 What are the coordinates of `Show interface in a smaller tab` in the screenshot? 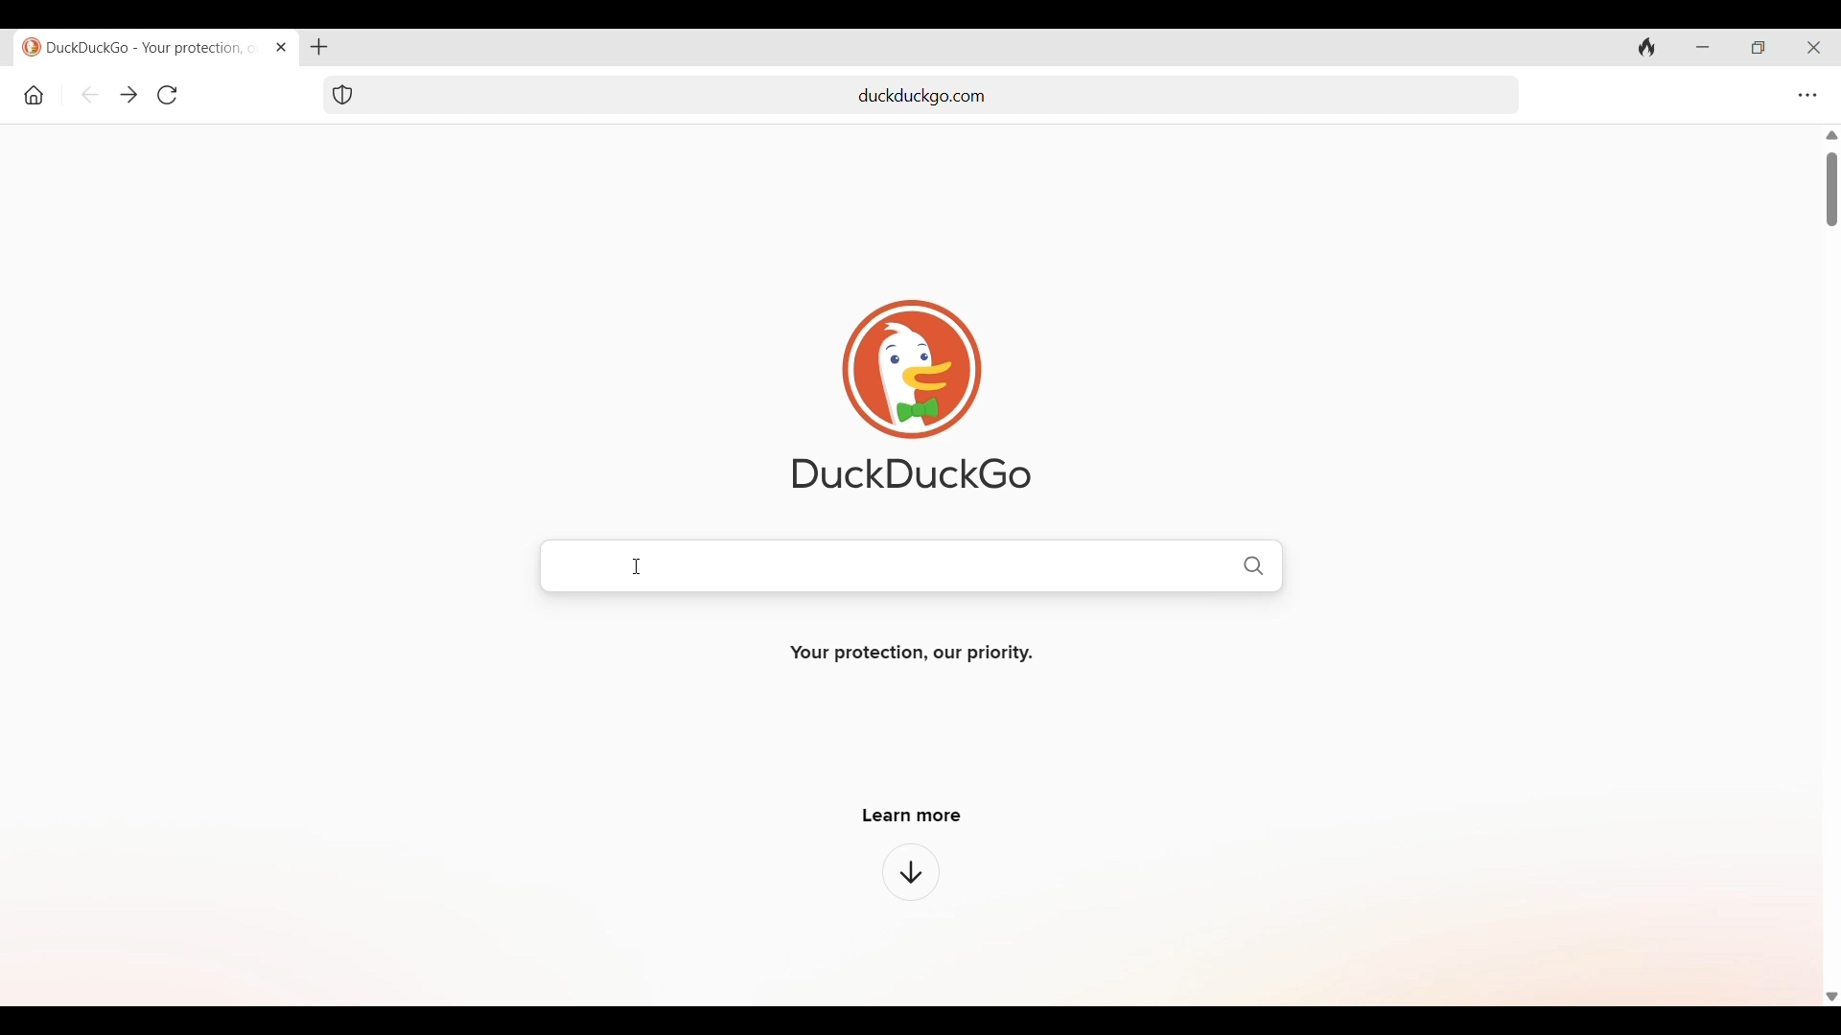 It's located at (1759, 48).